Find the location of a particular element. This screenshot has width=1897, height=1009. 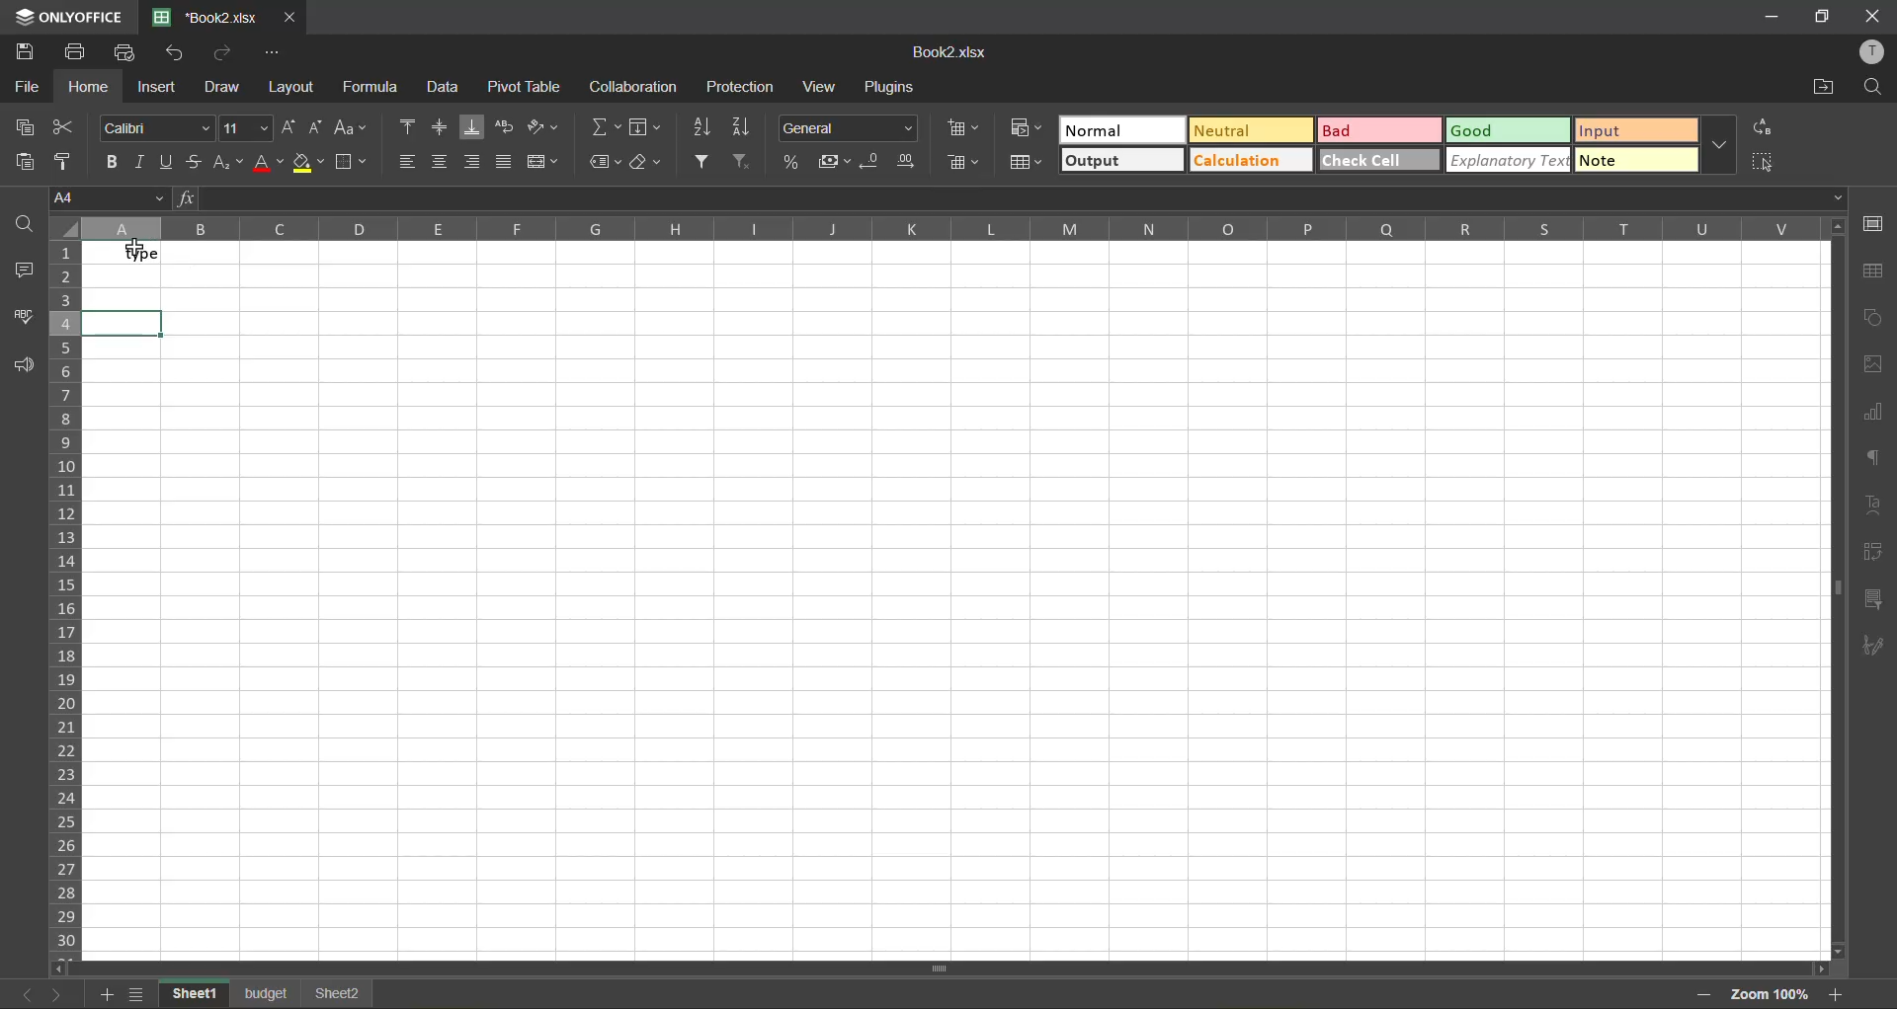

check cell is located at coordinates (1379, 160).